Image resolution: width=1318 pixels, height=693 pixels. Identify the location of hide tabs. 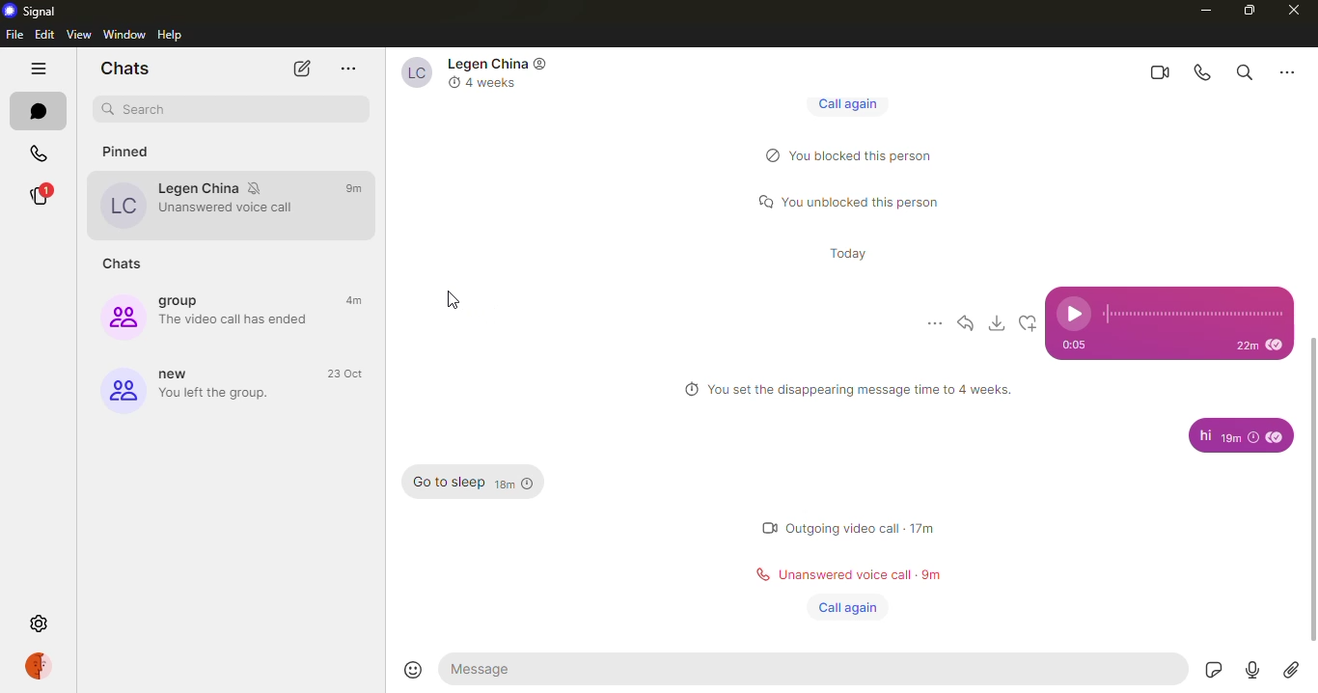
(33, 70).